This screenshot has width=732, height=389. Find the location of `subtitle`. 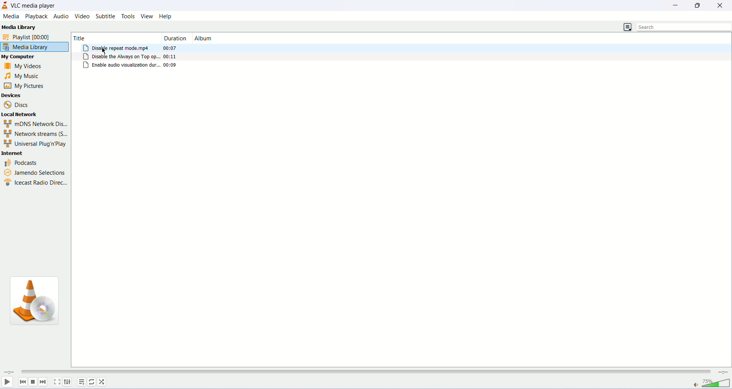

subtitle is located at coordinates (106, 16).